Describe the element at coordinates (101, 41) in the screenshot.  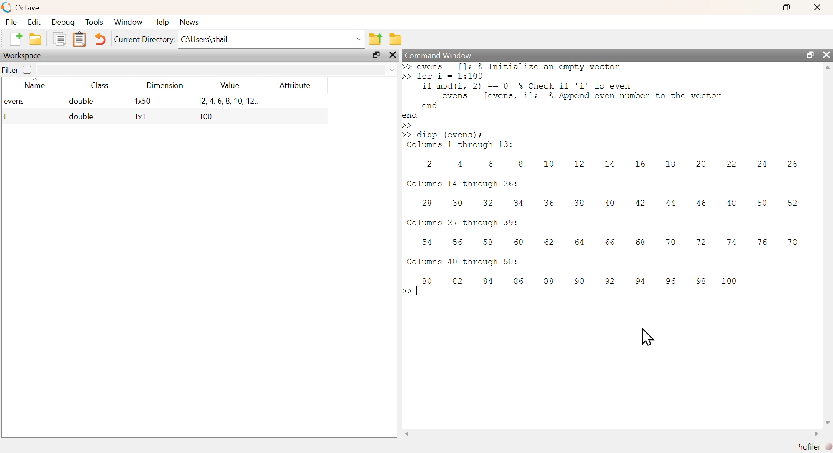
I see `undo` at that location.